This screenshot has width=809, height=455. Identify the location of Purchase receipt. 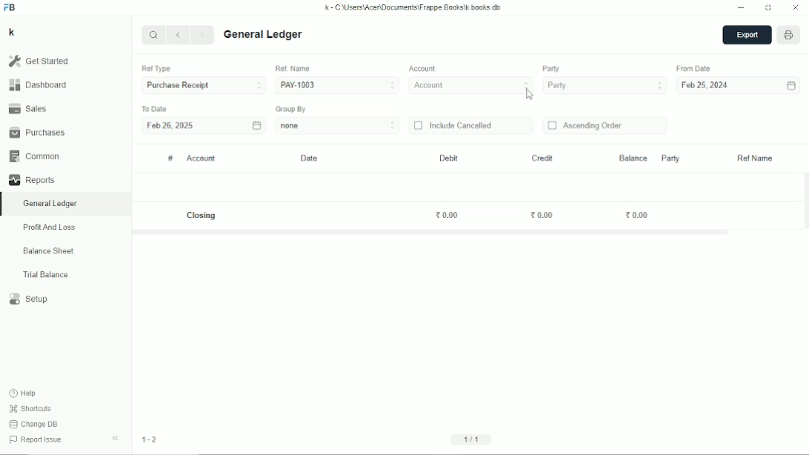
(203, 86).